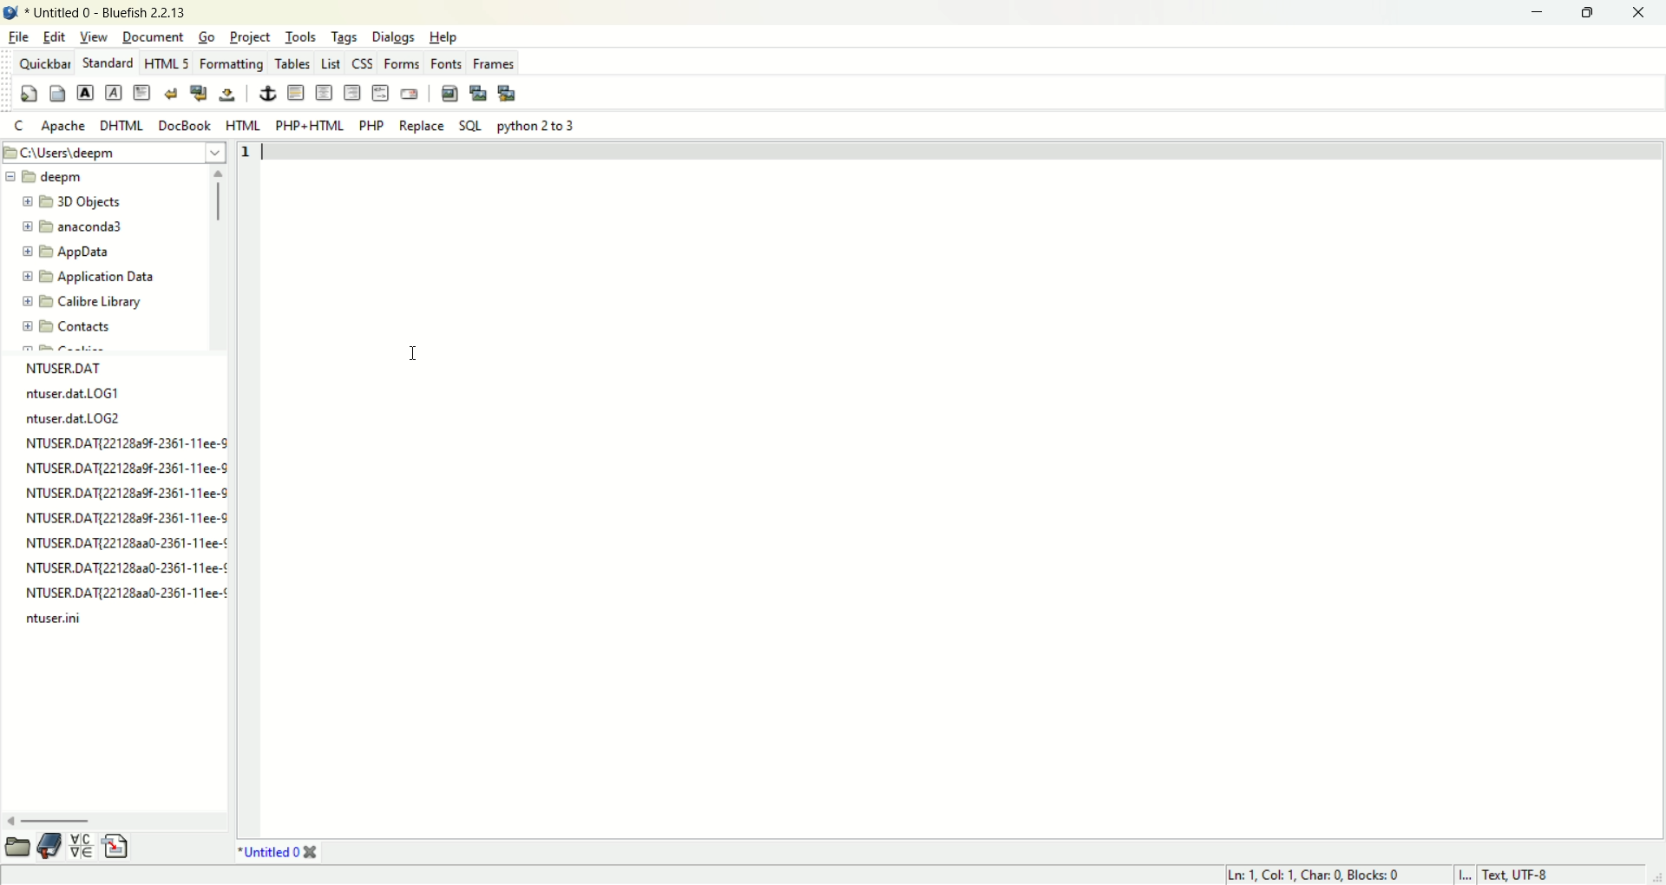 The height and width of the screenshot is (885, 1666). I want to click on insert thumbnail, so click(480, 90).